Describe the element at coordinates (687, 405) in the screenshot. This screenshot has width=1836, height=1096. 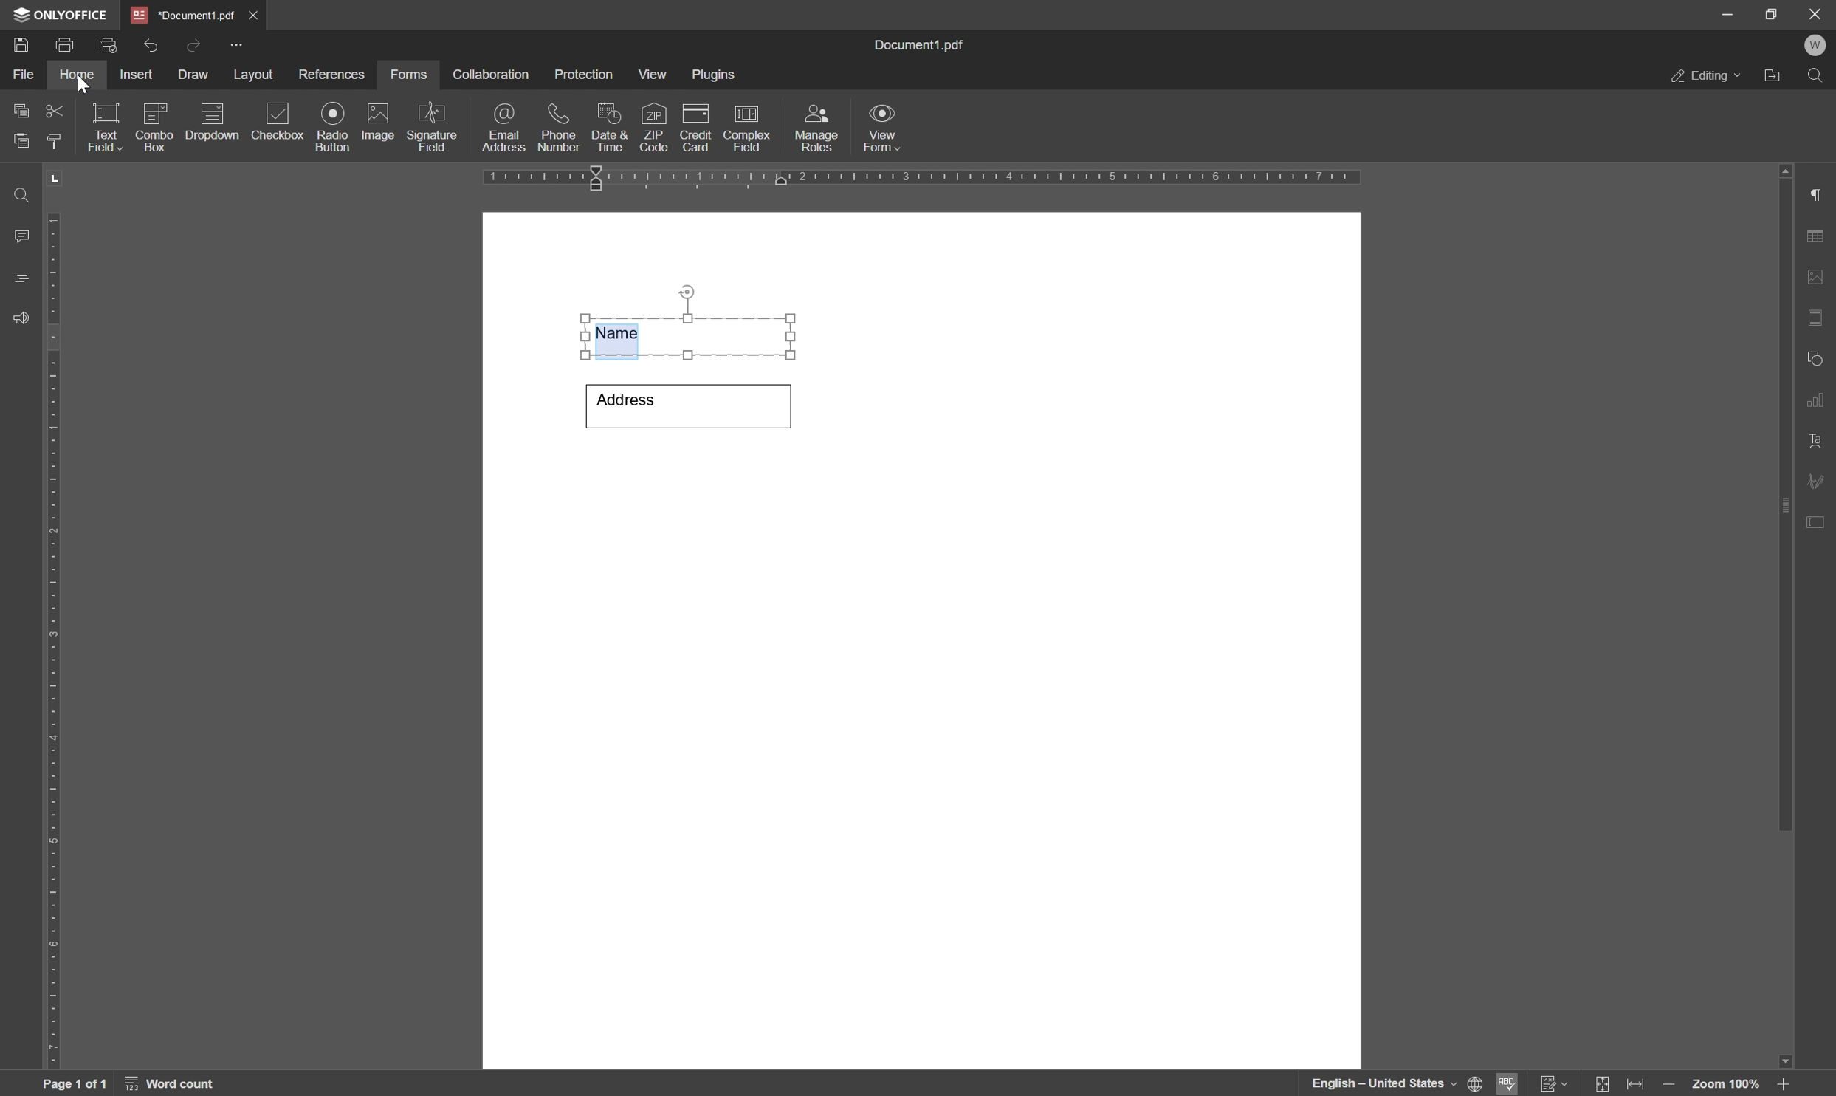
I see `Address` at that location.